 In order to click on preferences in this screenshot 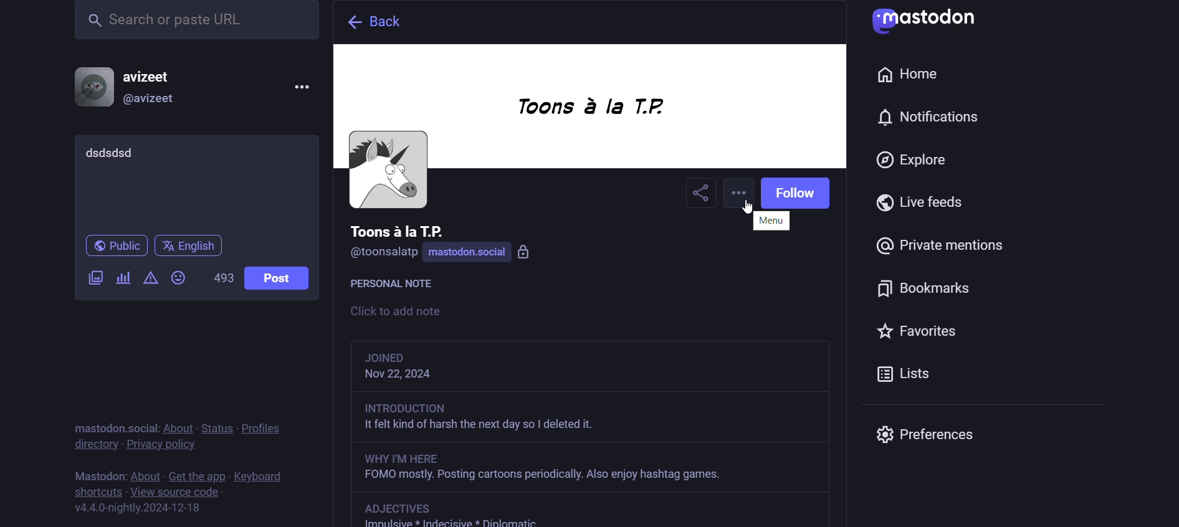, I will do `click(926, 432)`.